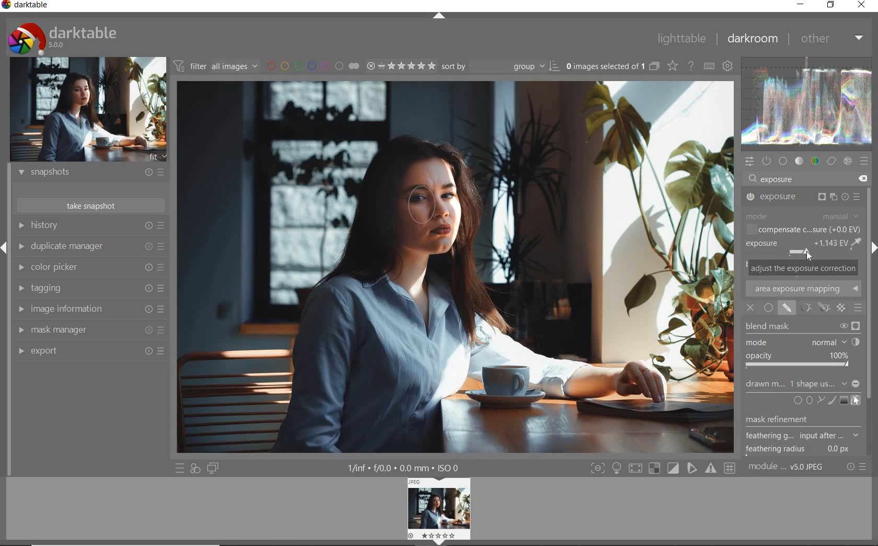 The width and height of the screenshot is (878, 546). What do you see at coordinates (401, 66) in the screenshot?
I see `range rating of selected images` at bounding box center [401, 66].